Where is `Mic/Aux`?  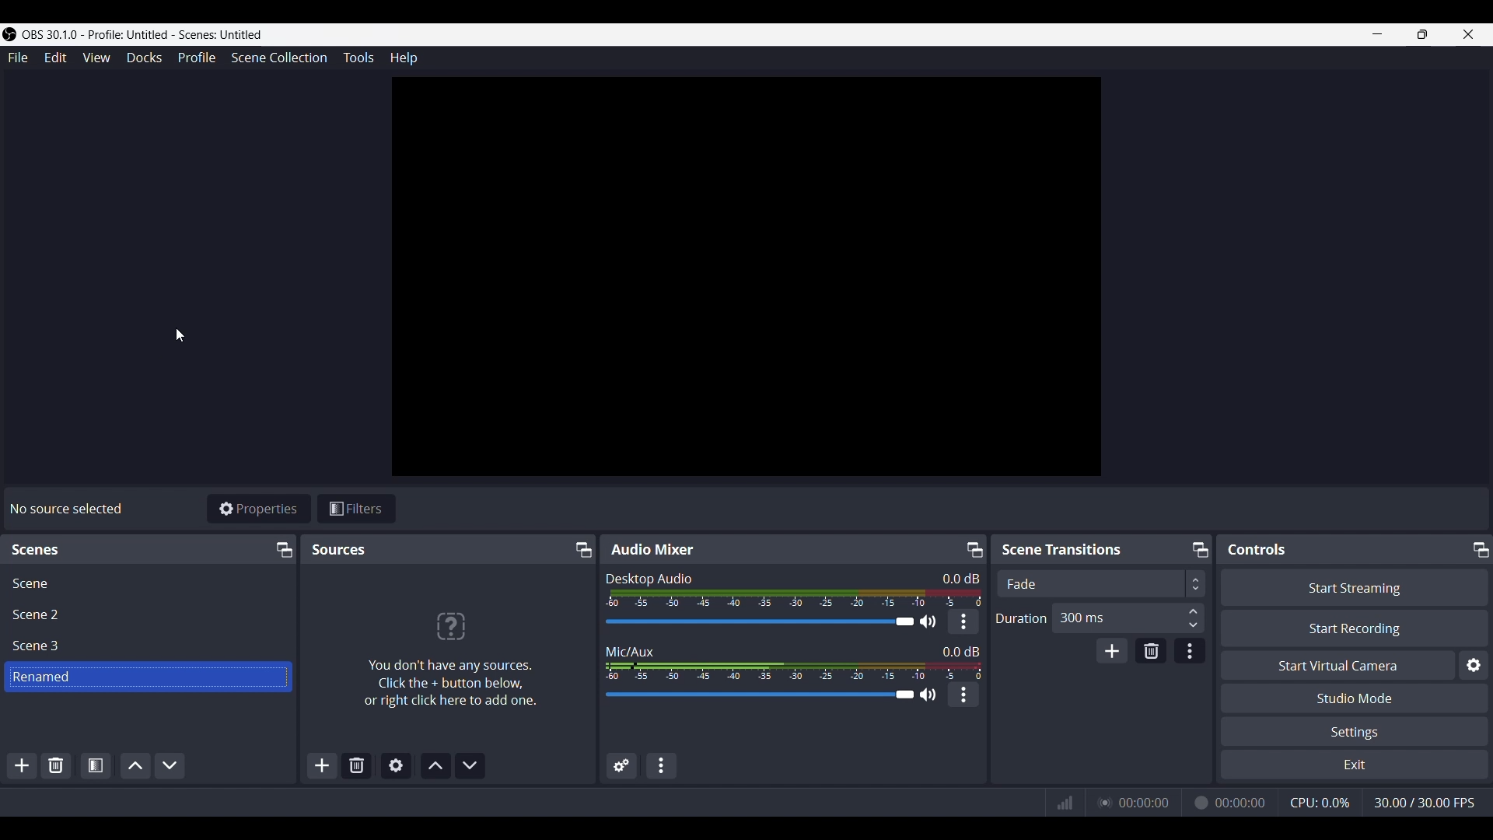
Mic/Aux is located at coordinates (630, 650).